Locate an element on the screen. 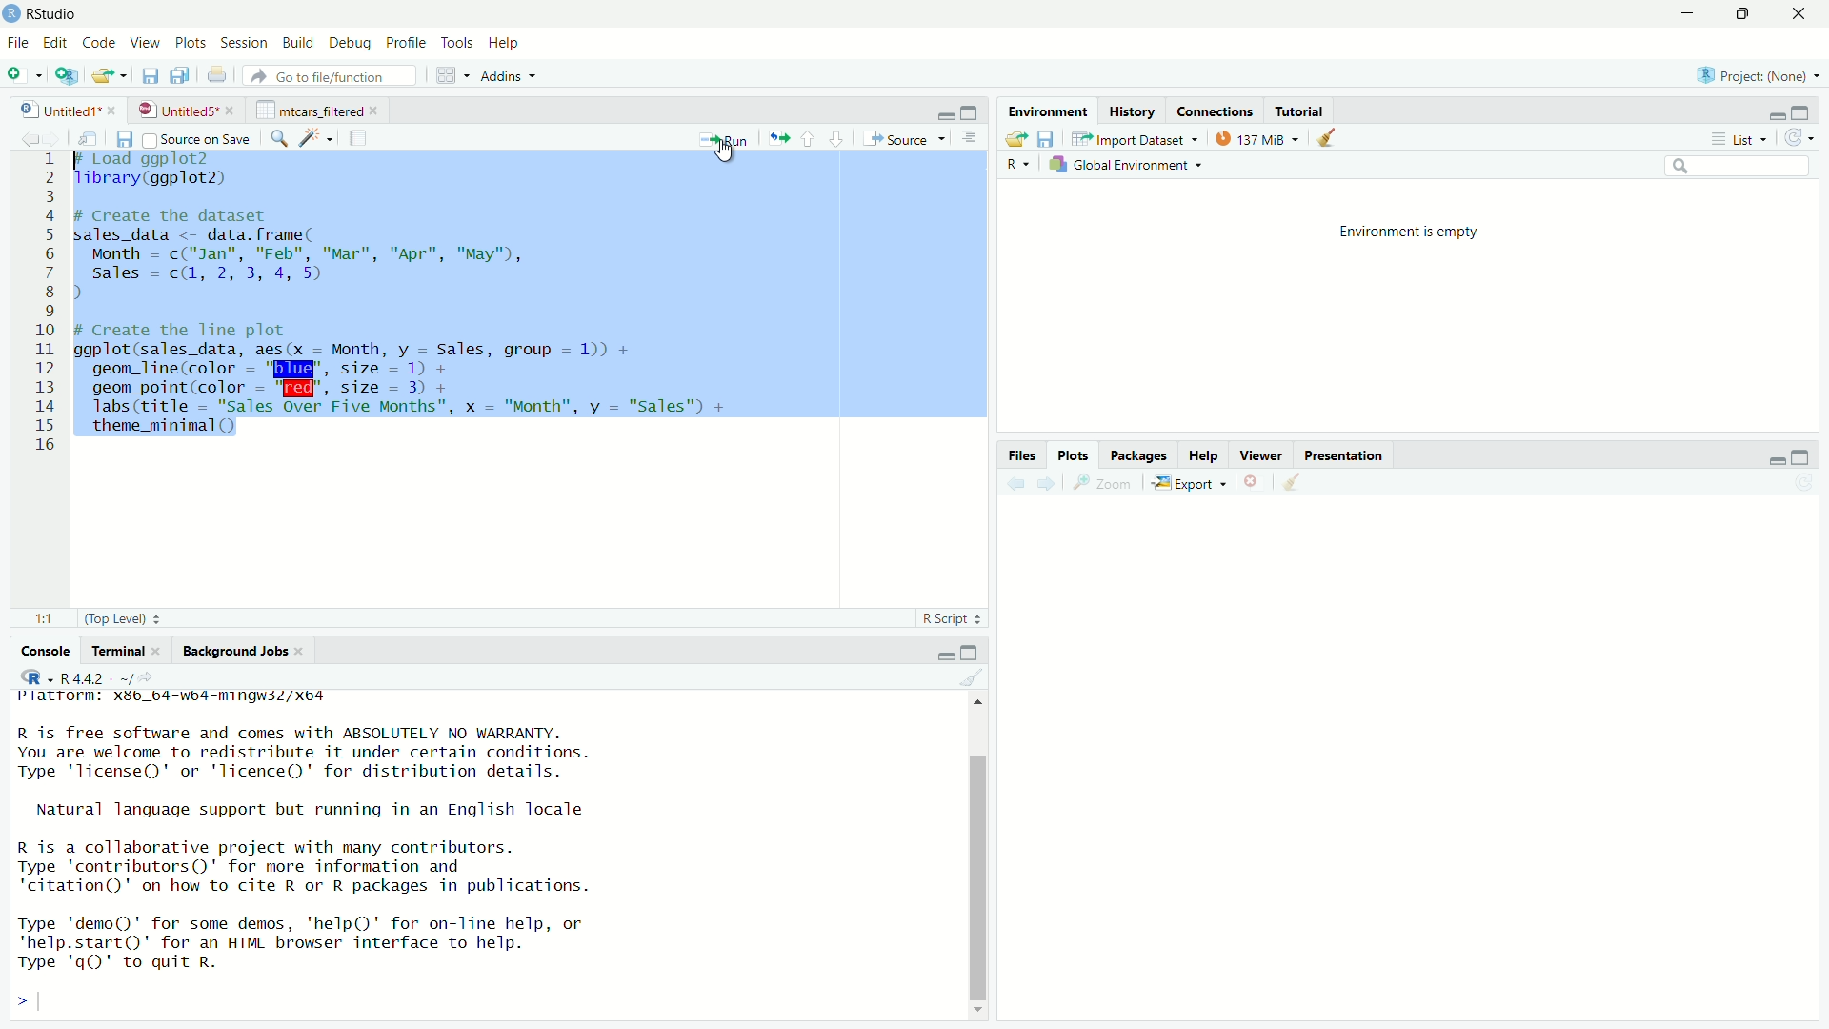  Zoom is located at coordinates (1108, 483).